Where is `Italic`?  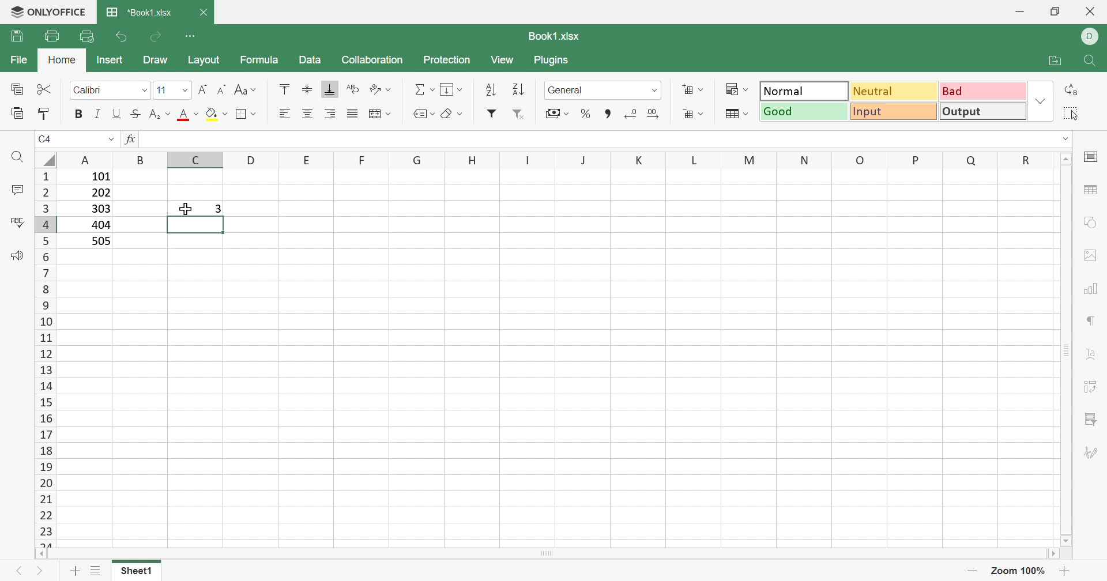
Italic is located at coordinates (97, 114).